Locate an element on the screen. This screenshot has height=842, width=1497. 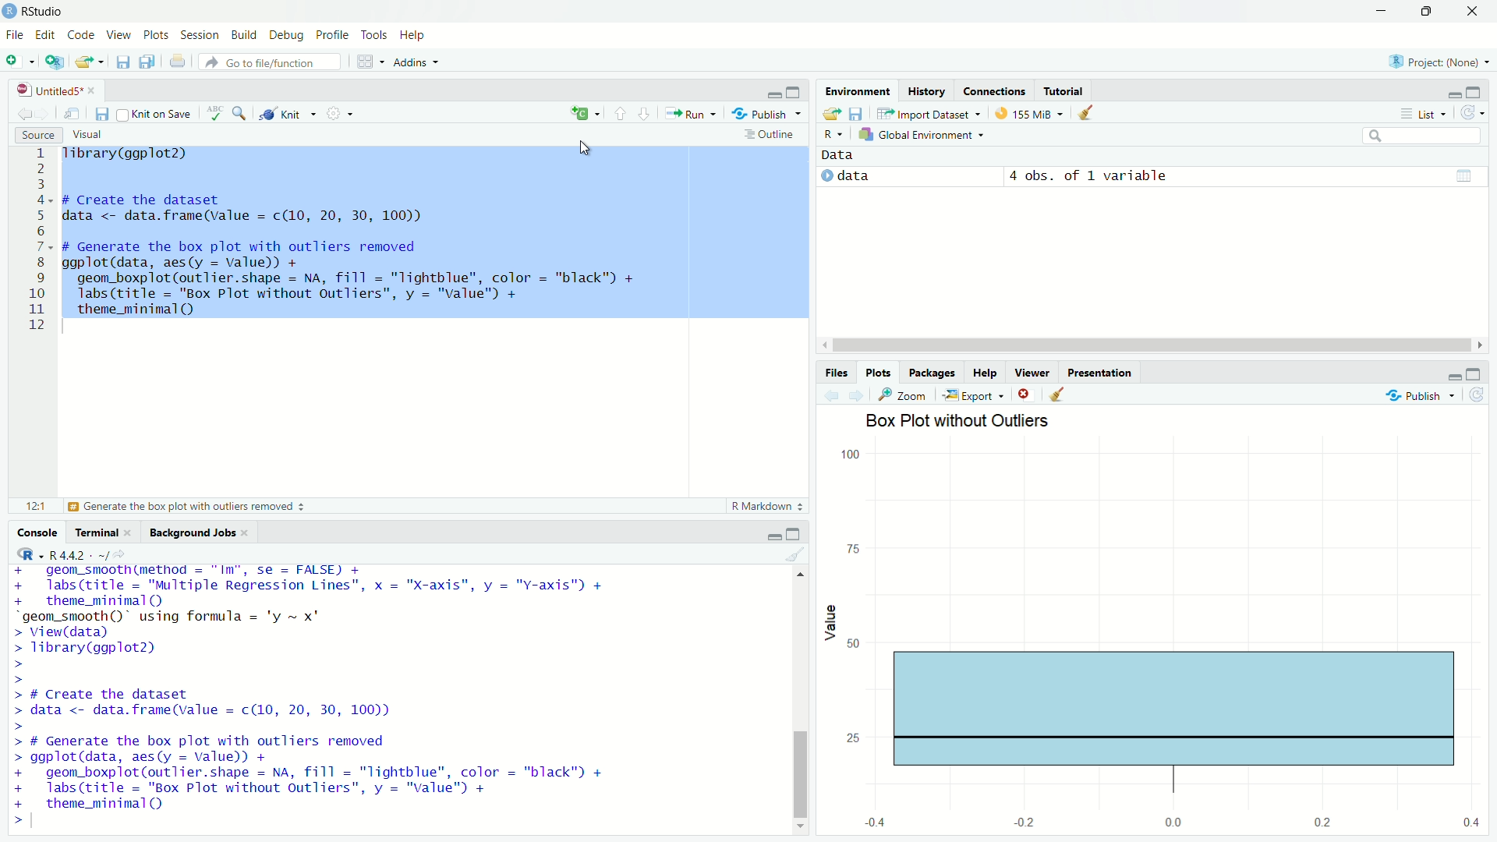
view is located at coordinates (1465, 172).